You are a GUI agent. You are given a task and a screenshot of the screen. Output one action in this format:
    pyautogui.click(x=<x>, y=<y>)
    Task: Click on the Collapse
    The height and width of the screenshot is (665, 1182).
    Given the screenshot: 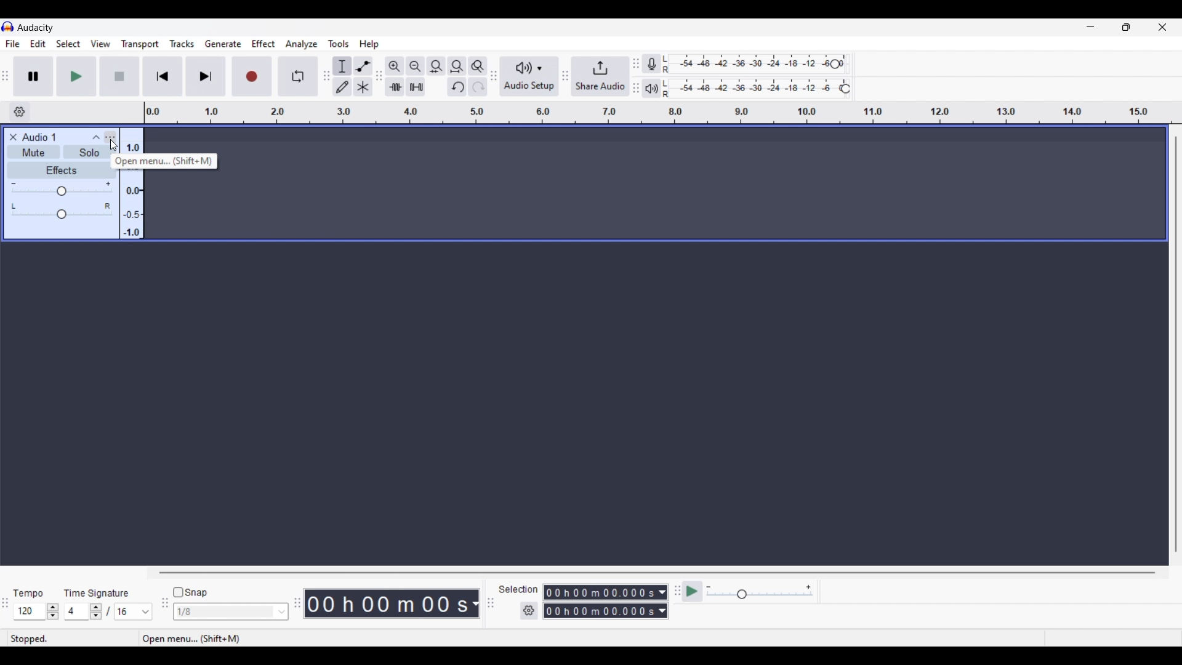 What is the action you would take?
    pyautogui.click(x=96, y=137)
    